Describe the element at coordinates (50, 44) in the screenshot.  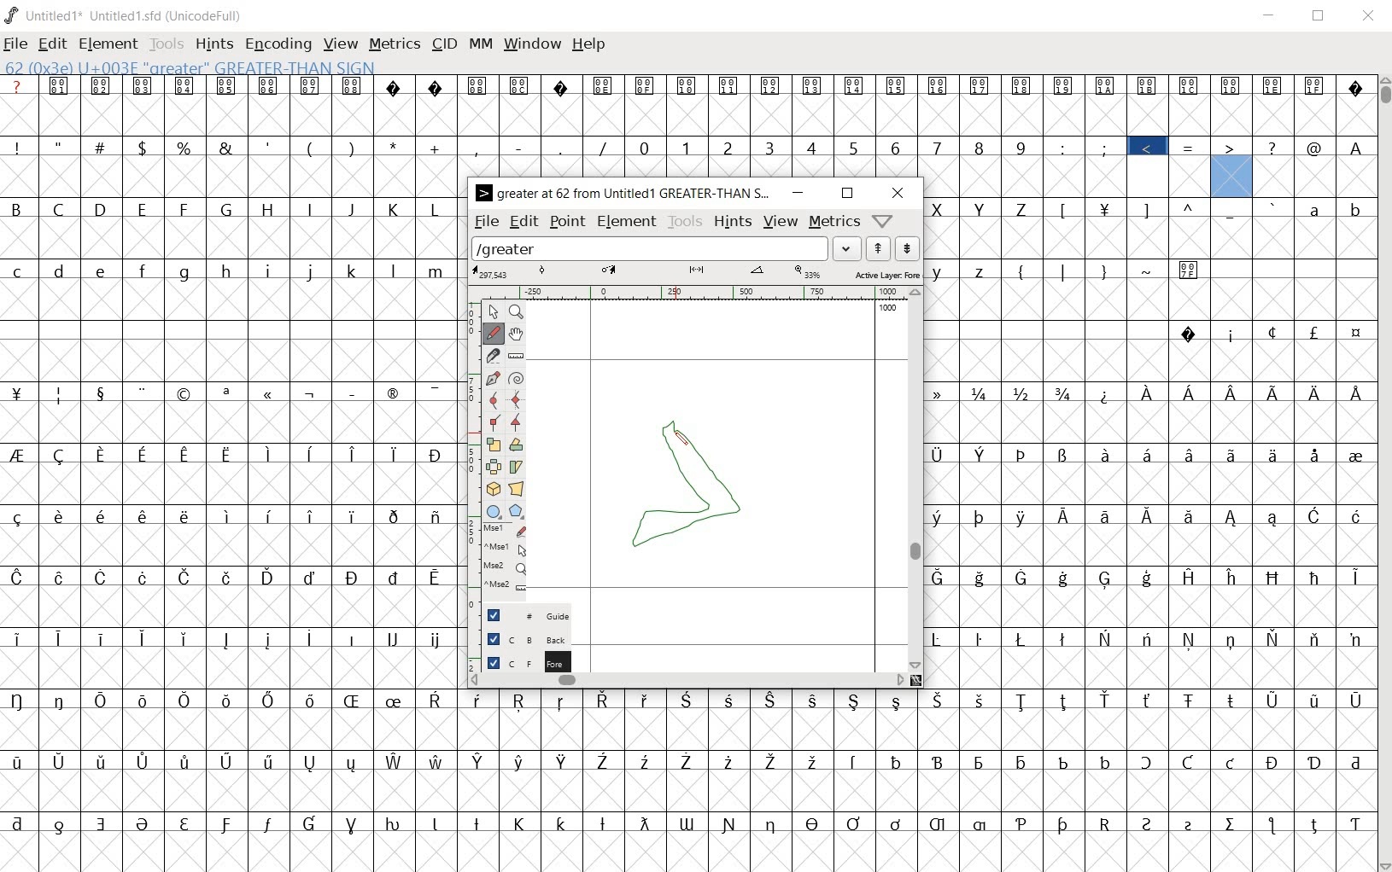
I see `edit` at that location.